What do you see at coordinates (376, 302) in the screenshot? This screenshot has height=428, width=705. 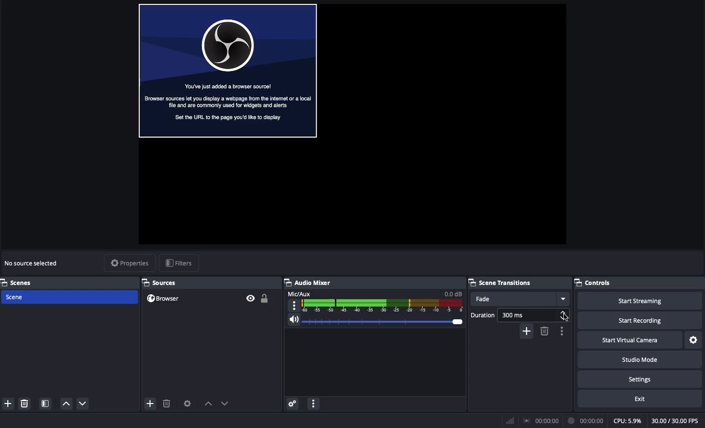 I see `Mic aux` at bounding box center [376, 302].